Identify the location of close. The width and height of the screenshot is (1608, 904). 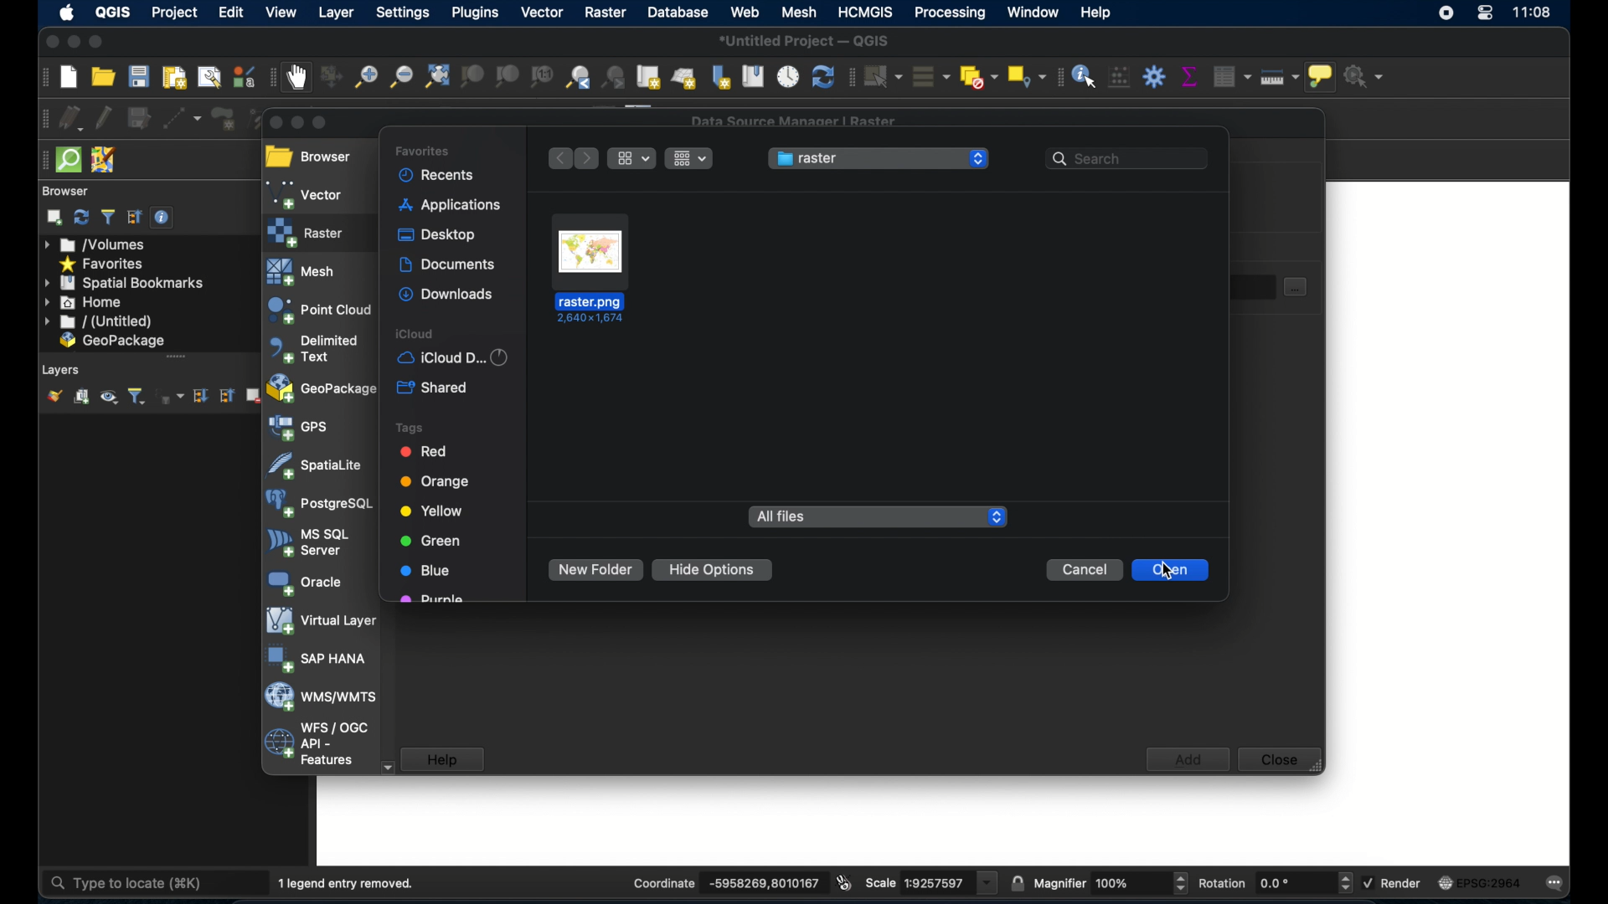
(1283, 760).